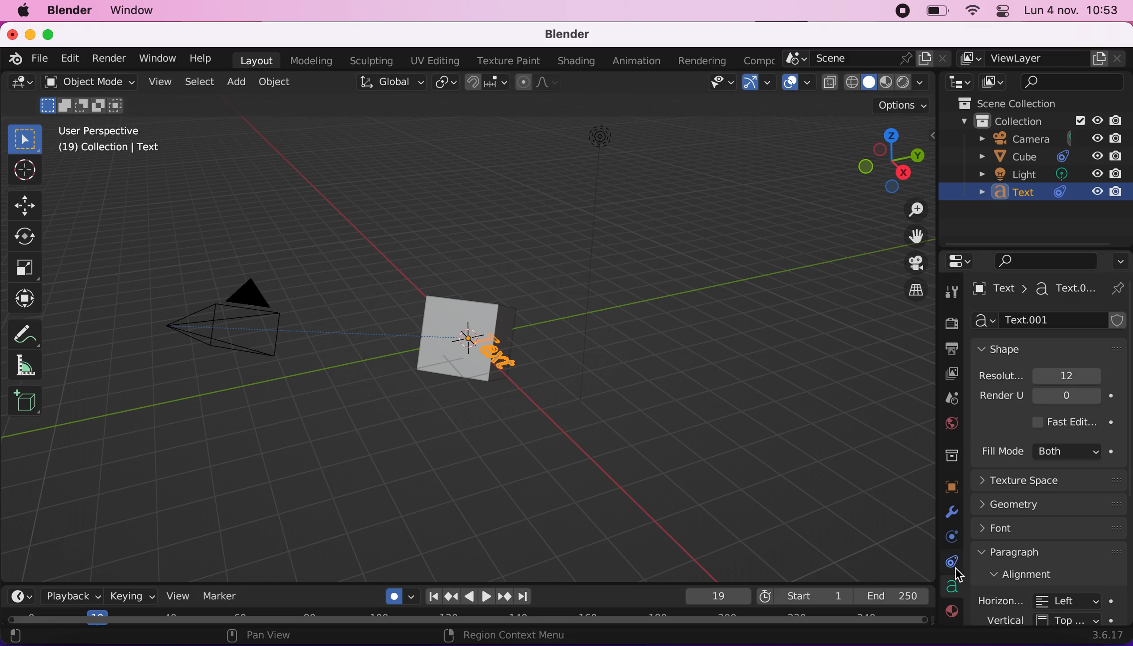  I want to click on composting, so click(756, 59).